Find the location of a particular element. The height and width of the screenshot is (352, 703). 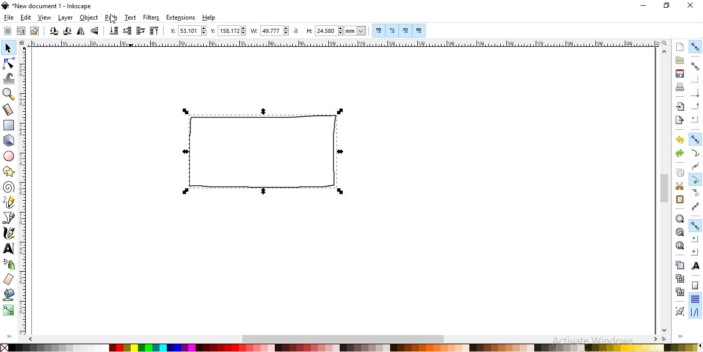

rotate selction 90 counter clockwise is located at coordinates (54, 31).